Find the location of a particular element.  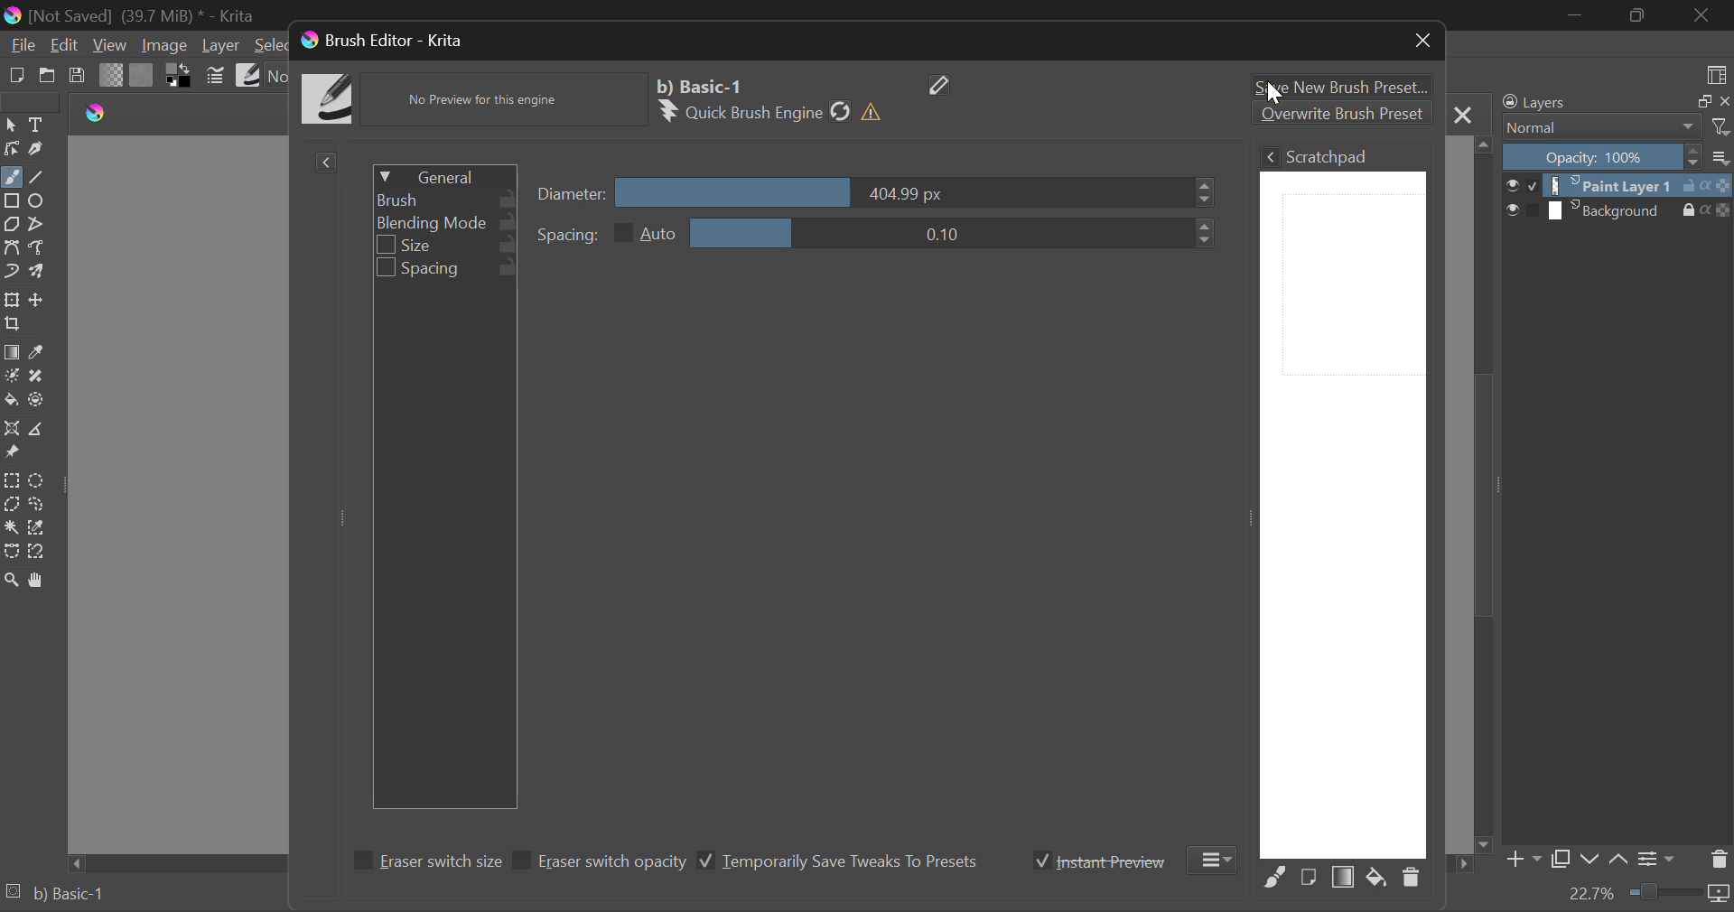

More Options is located at coordinates (1216, 860).